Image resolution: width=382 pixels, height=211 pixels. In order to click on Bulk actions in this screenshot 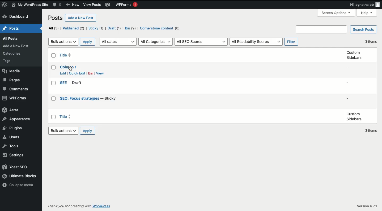, I will do `click(64, 131)`.